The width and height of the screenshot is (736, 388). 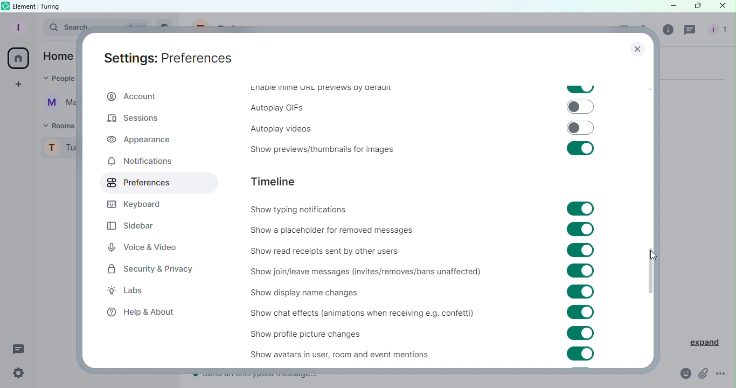 What do you see at coordinates (581, 251) in the screenshot?
I see `Toggle` at bounding box center [581, 251].